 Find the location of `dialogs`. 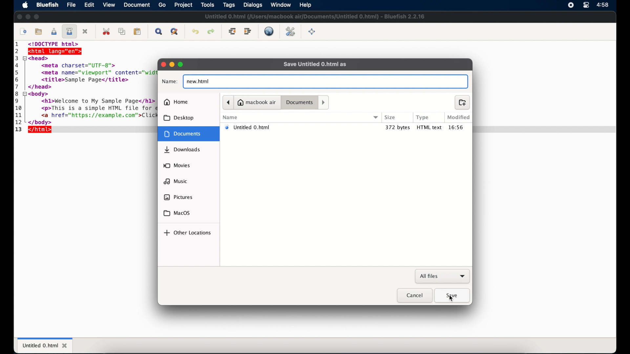

dialogs is located at coordinates (253, 5).